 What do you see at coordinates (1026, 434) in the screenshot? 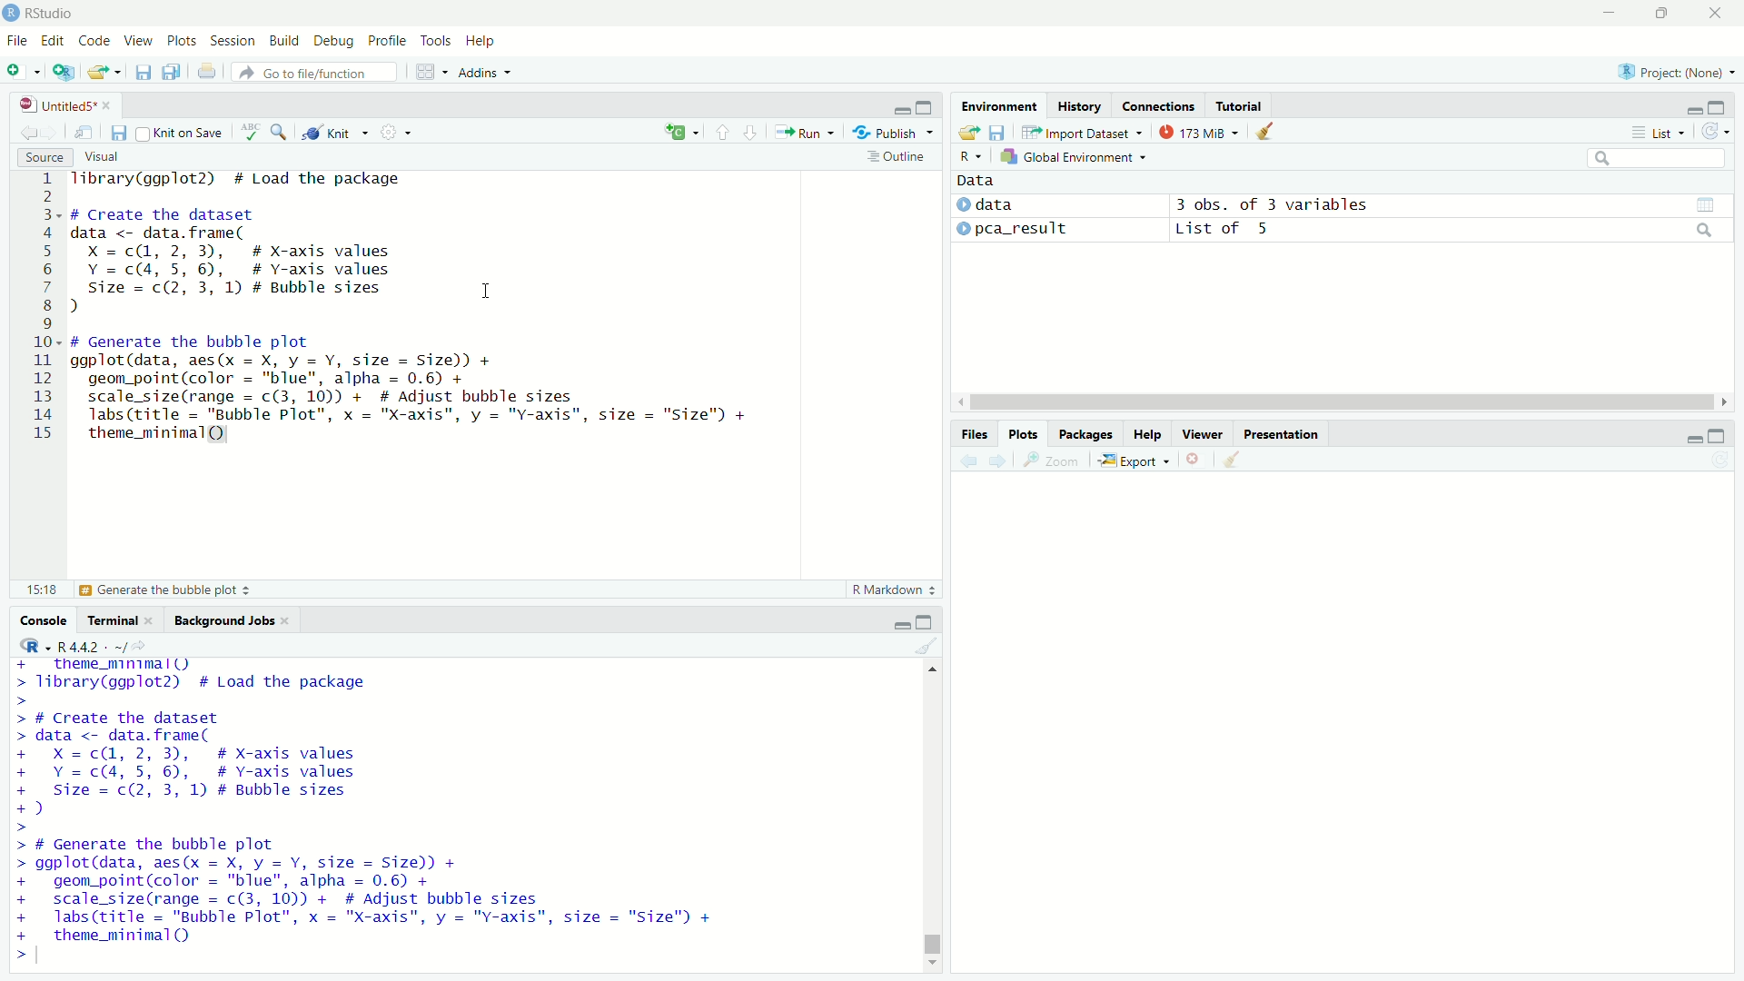
I see `plots` at bounding box center [1026, 434].